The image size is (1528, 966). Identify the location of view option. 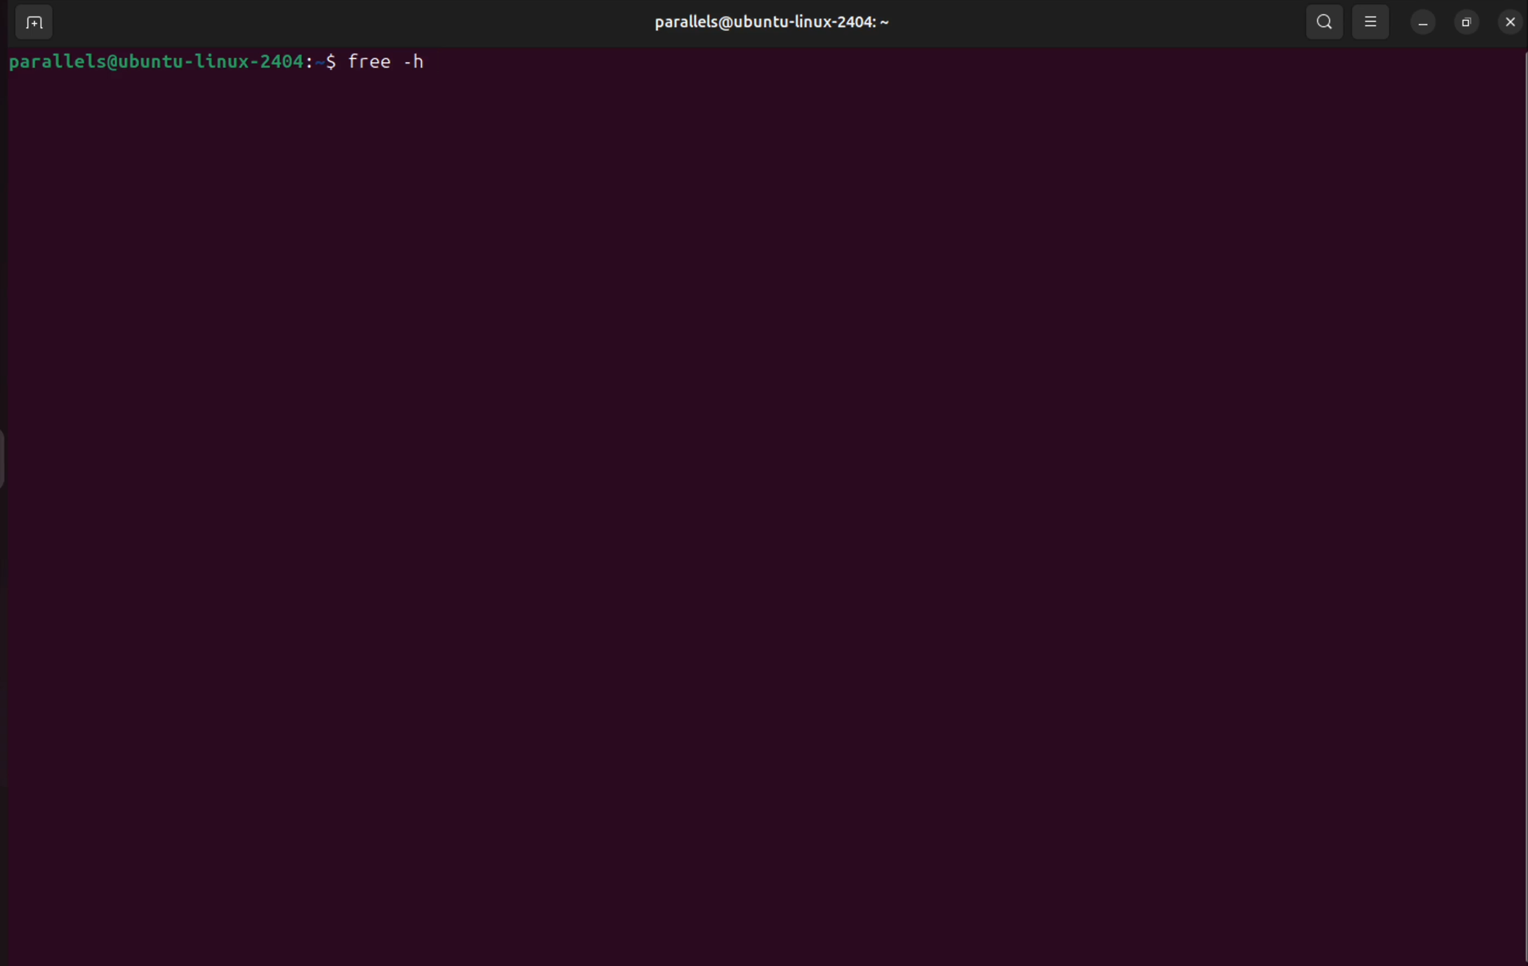
(1372, 22).